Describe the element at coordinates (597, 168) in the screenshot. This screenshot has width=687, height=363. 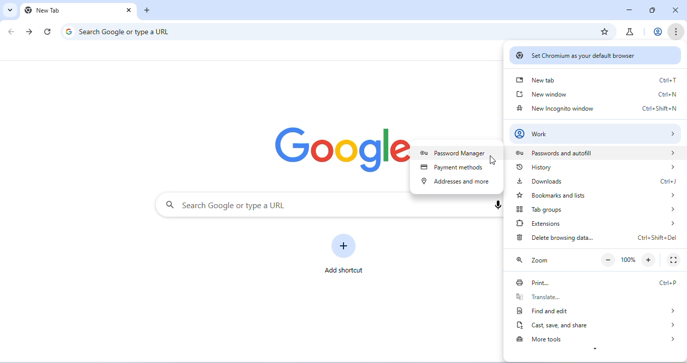
I see `history` at that location.